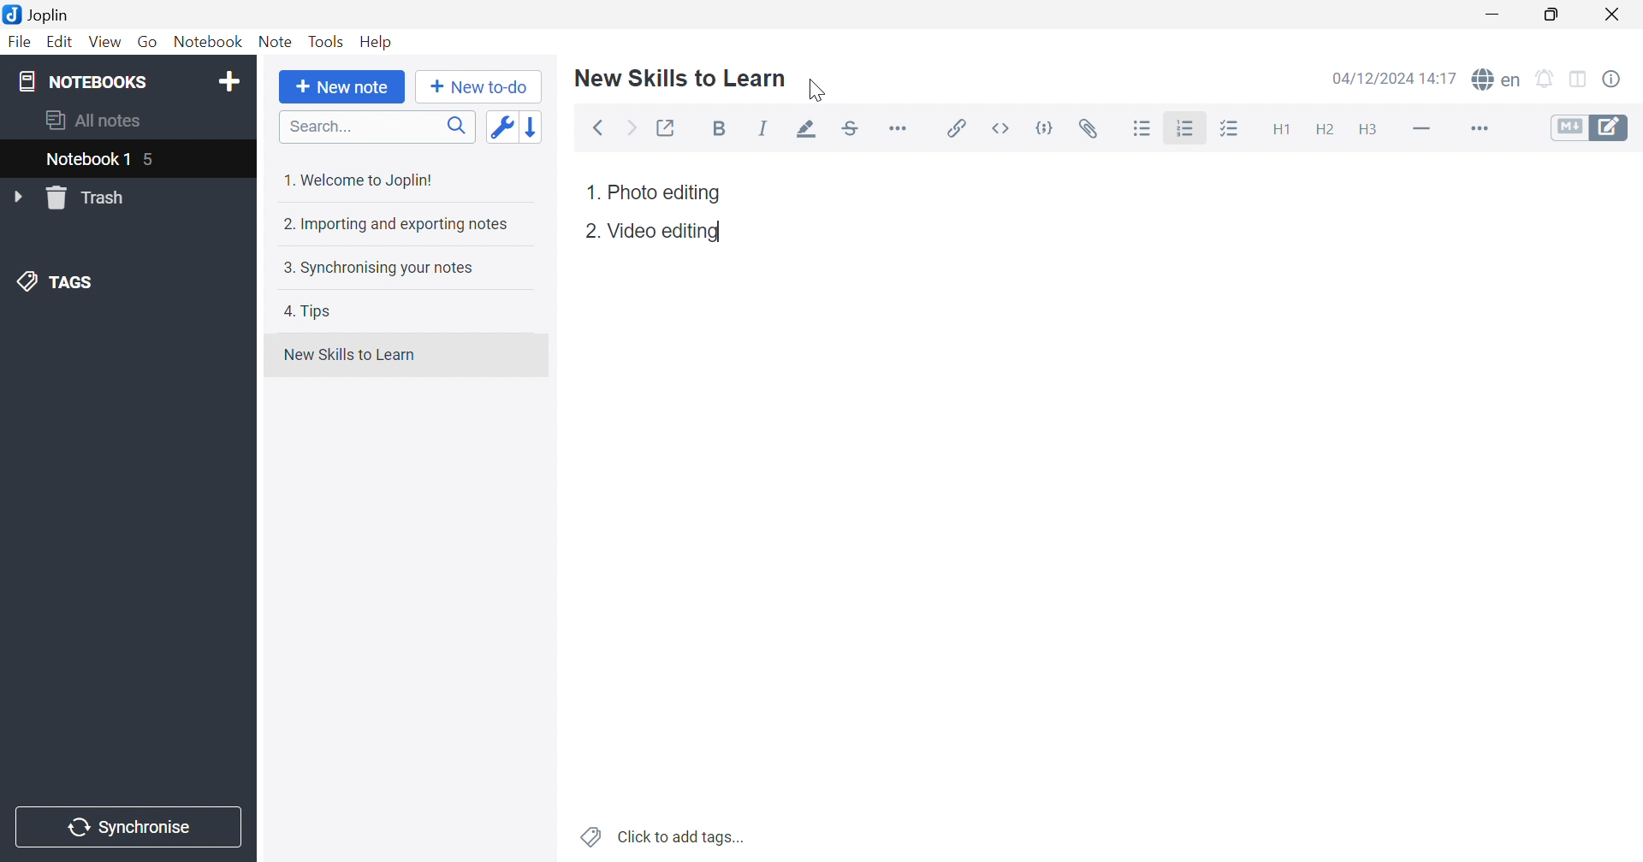 This screenshot has height=862, width=1643. Describe the element at coordinates (57, 42) in the screenshot. I see `Edit` at that location.